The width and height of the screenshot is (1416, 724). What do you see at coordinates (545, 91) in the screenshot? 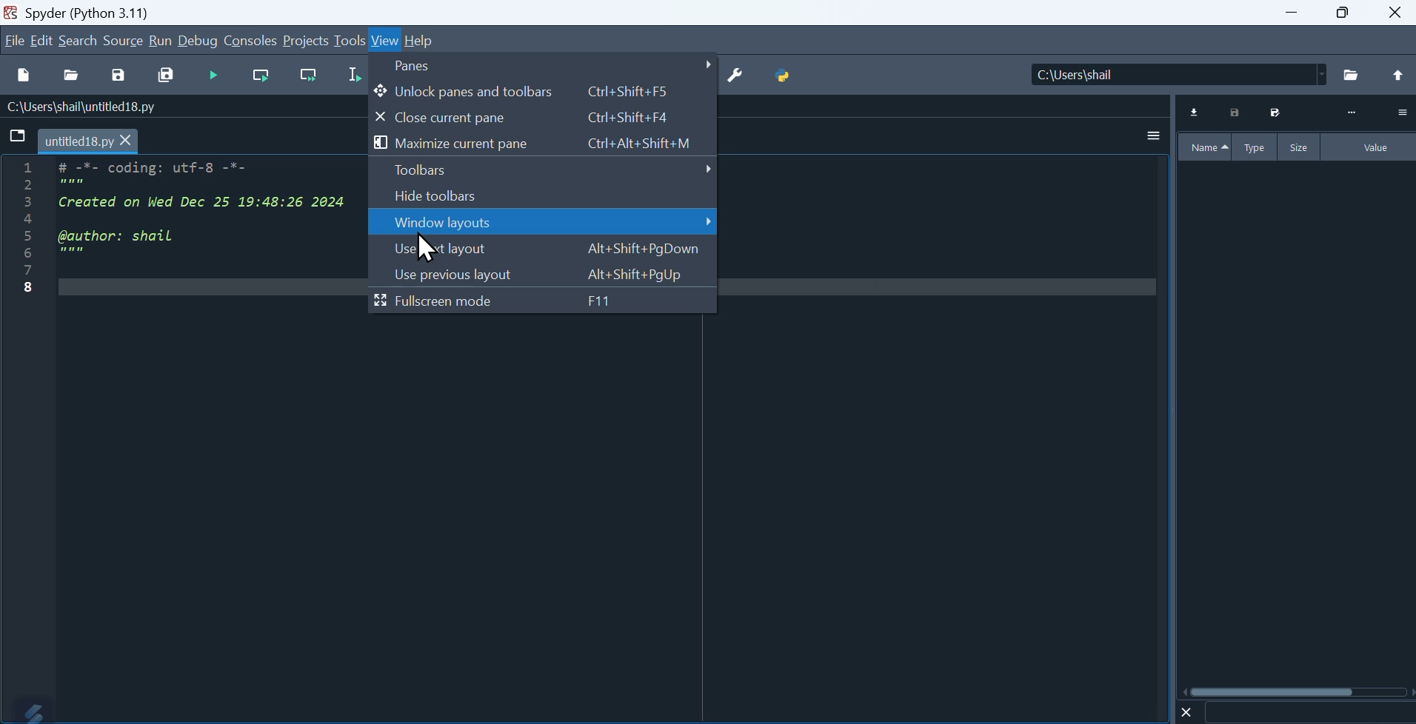
I see `Unlock toolbars` at bounding box center [545, 91].